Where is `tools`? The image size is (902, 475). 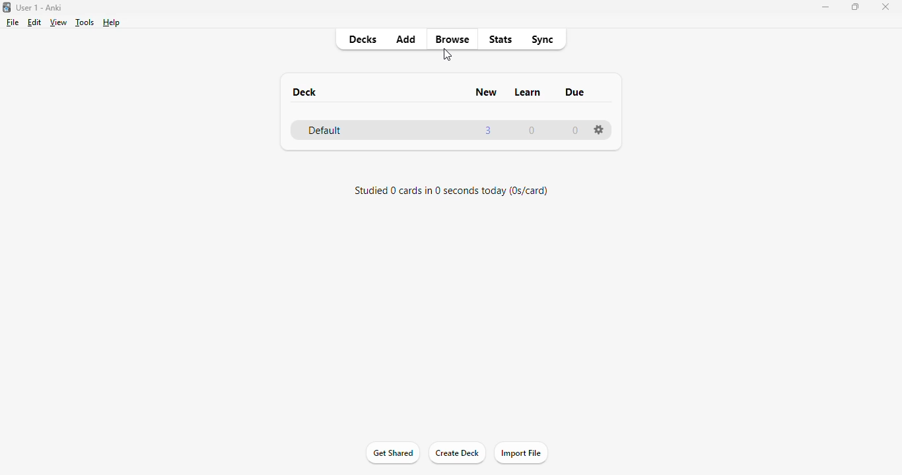
tools is located at coordinates (85, 22).